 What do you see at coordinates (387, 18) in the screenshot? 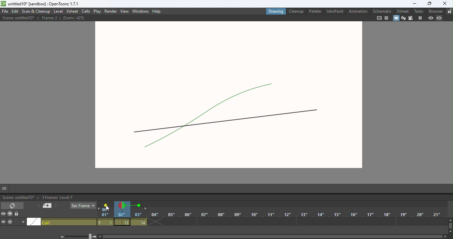
I see `field guide` at bounding box center [387, 18].